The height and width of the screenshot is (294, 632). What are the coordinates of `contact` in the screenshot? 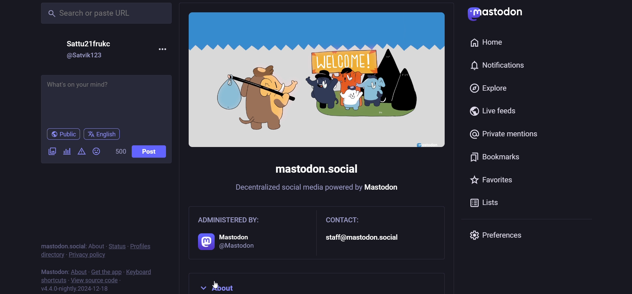 It's located at (380, 232).